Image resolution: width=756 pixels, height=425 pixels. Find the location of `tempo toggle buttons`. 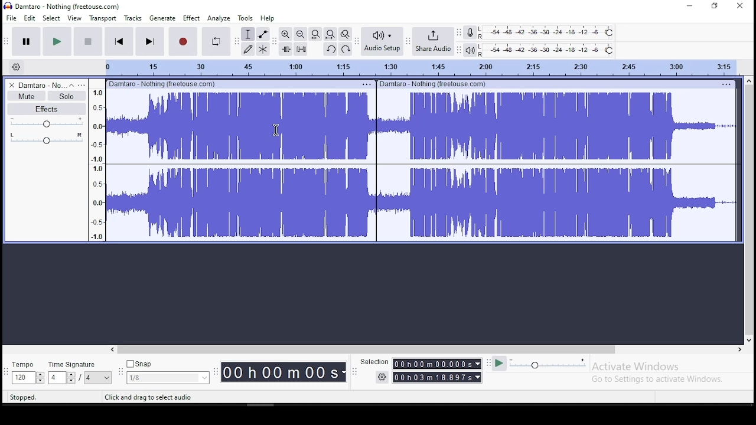

tempo toggle buttons is located at coordinates (28, 378).